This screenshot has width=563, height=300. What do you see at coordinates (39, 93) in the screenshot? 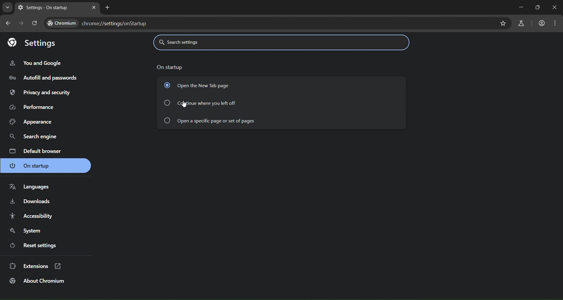
I see `input and security` at bounding box center [39, 93].